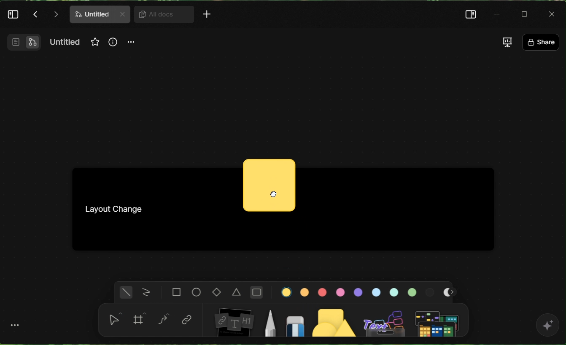  What do you see at coordinates (540, 41) in the screenshot?
I see `share` at bounding box center [540, 41].